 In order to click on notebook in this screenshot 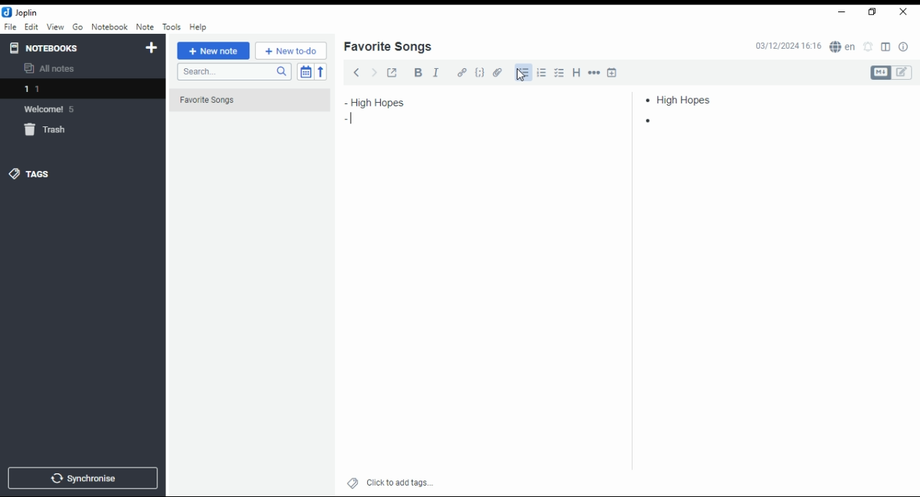, I will do `click(109, 27)`.